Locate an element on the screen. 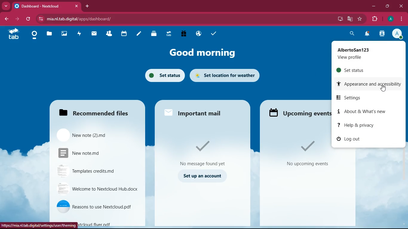  set up an account is located at coordinates (204, 177).